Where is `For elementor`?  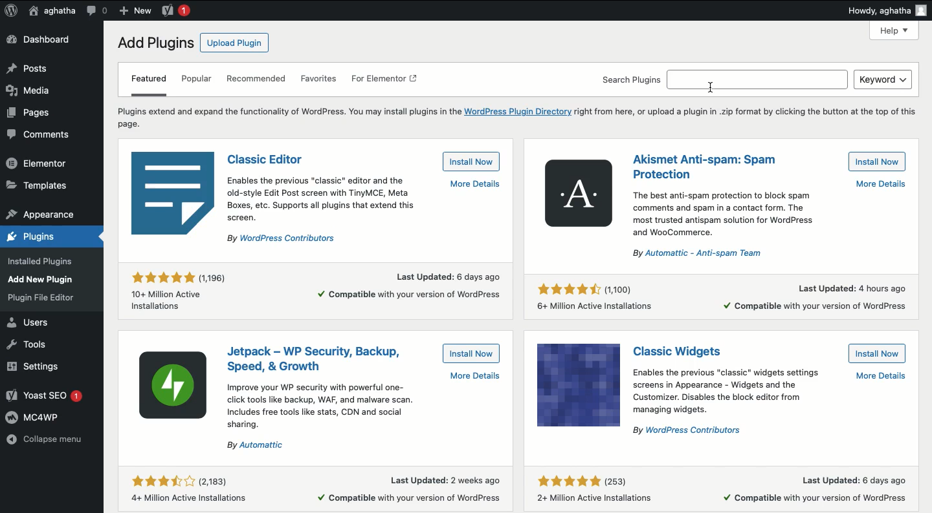
For elementor is located at coordinates (386, 81).